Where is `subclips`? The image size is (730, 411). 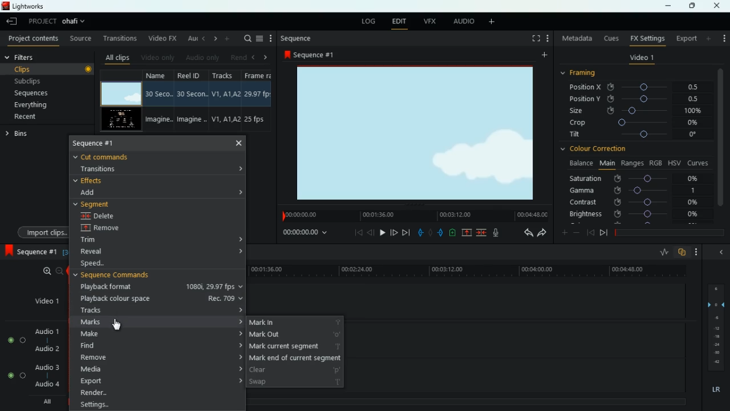 subclips is located at coordinates (31, 80).